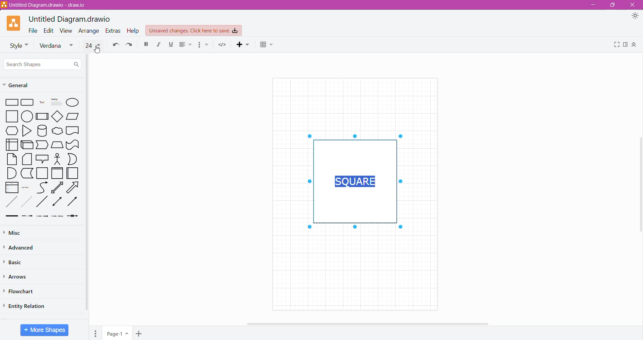  I want to click on Text, so click(42, 103).